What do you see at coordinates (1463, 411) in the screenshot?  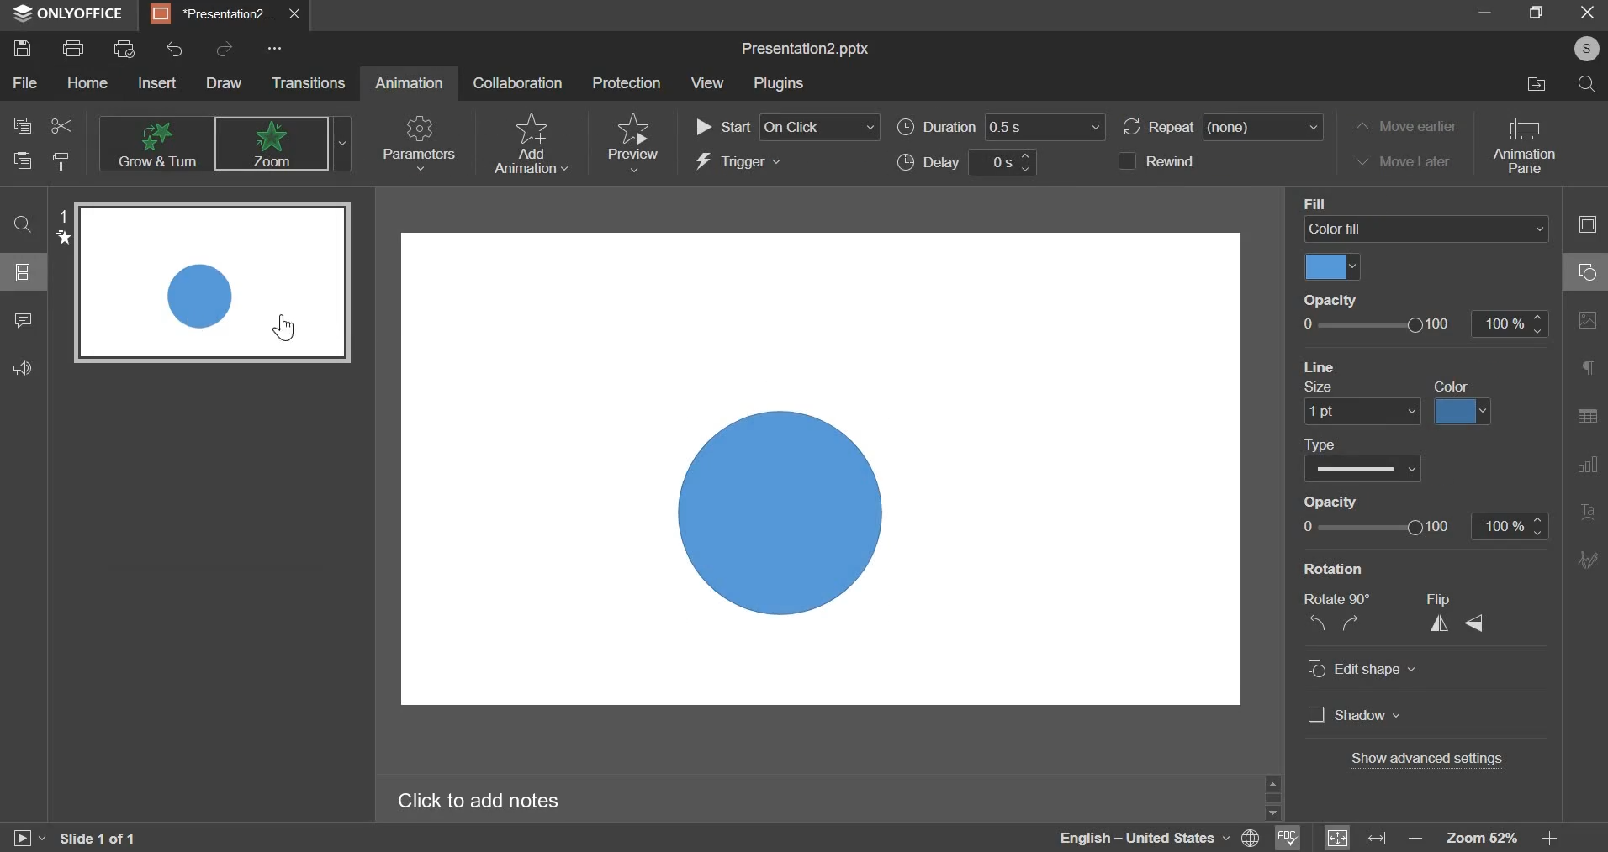 I see `line color` at bounding box center [1463, 411].